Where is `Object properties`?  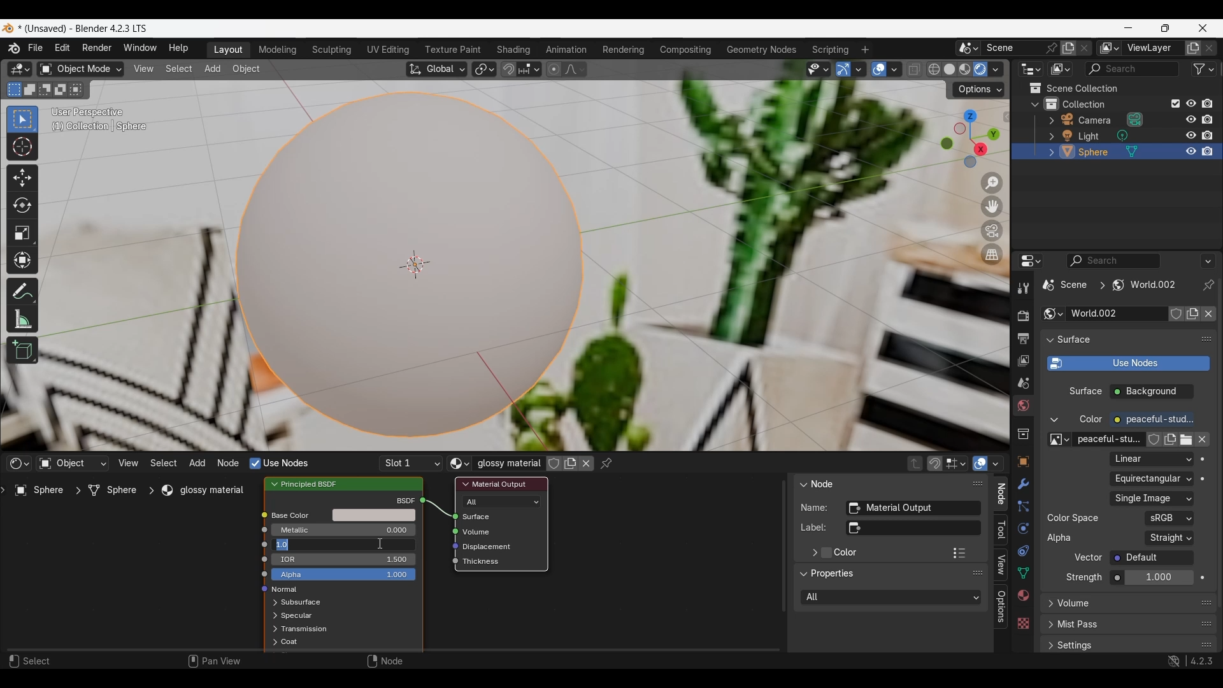
Object properties is located at coordinates (1022, 462).